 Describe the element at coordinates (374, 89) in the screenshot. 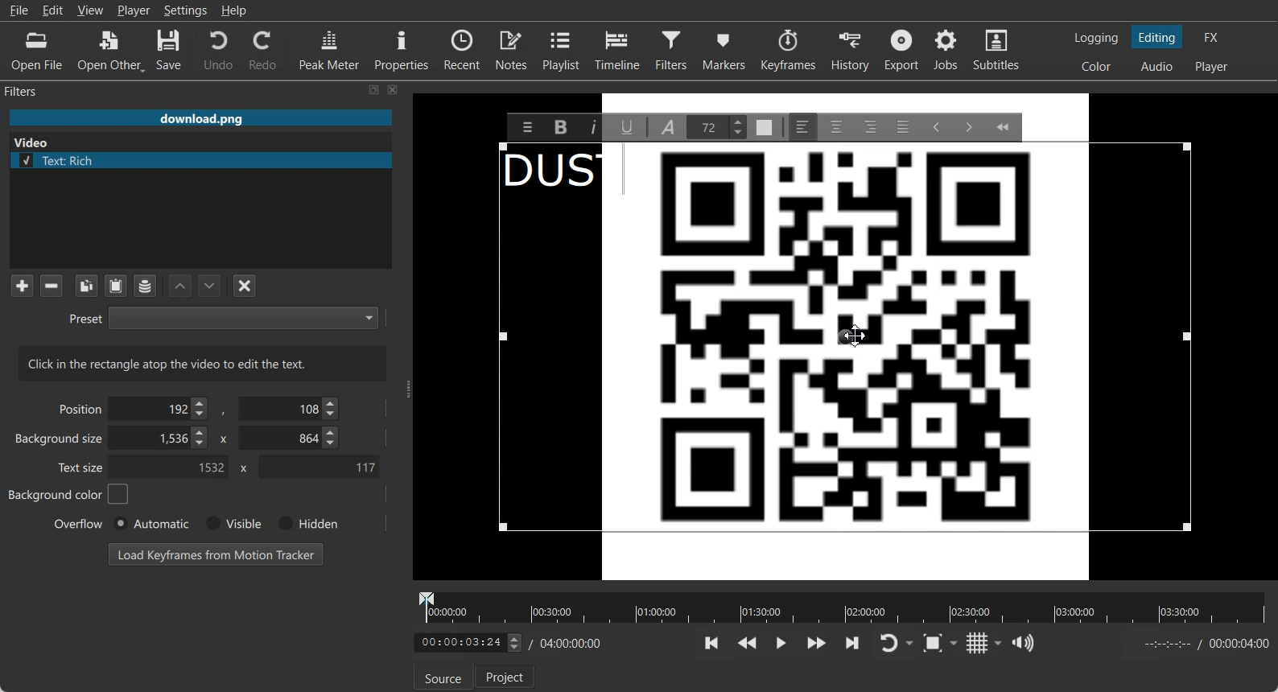

I see `Maximize` at that location.